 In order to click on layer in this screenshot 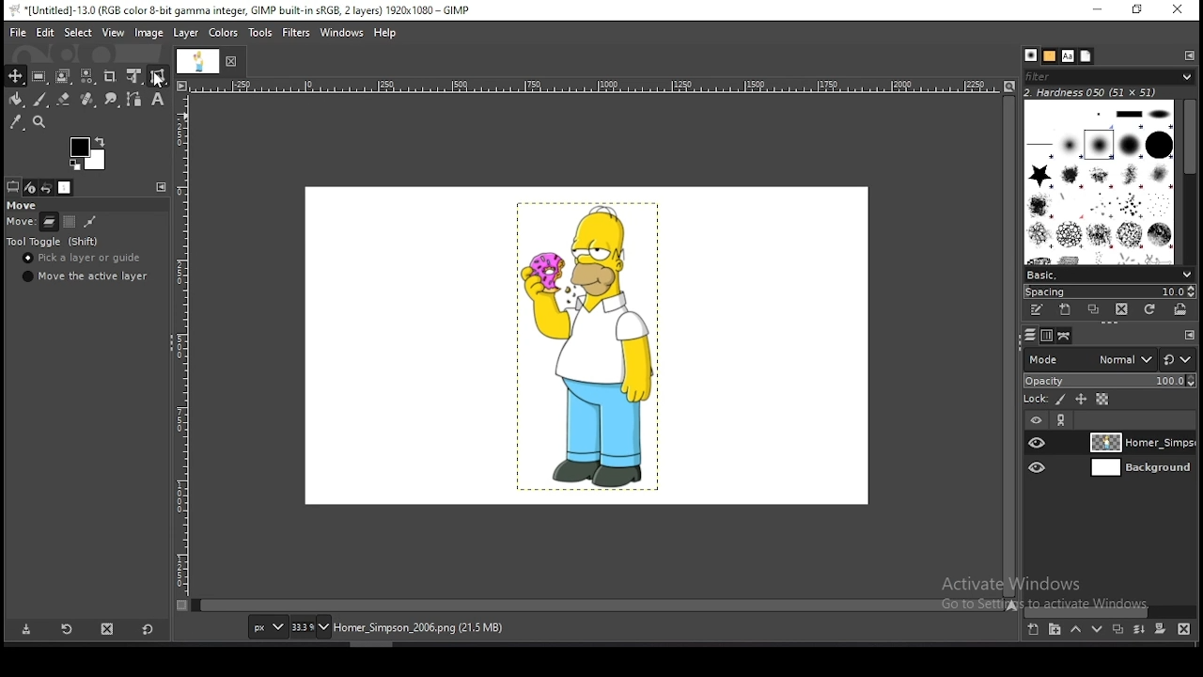, I will do `click(1138, 469)`.